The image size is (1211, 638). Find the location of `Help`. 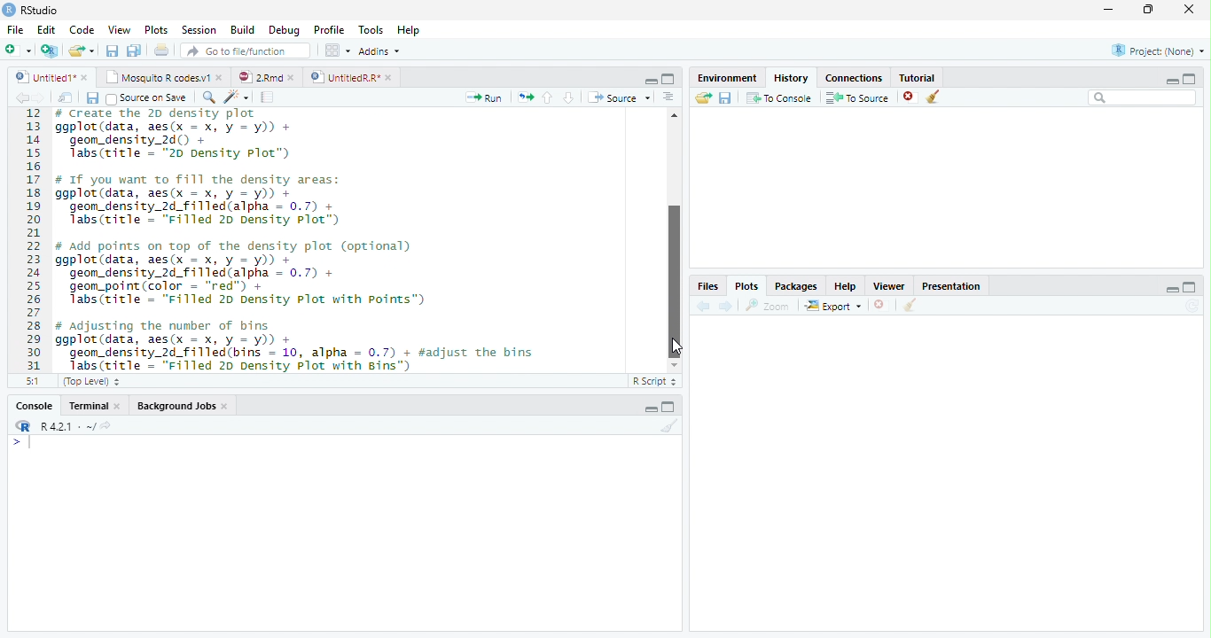

Help is located at coordinates (408, 31).